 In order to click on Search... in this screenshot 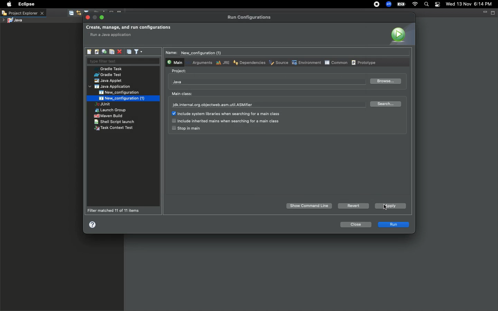, I will do `click(387, 104)`.